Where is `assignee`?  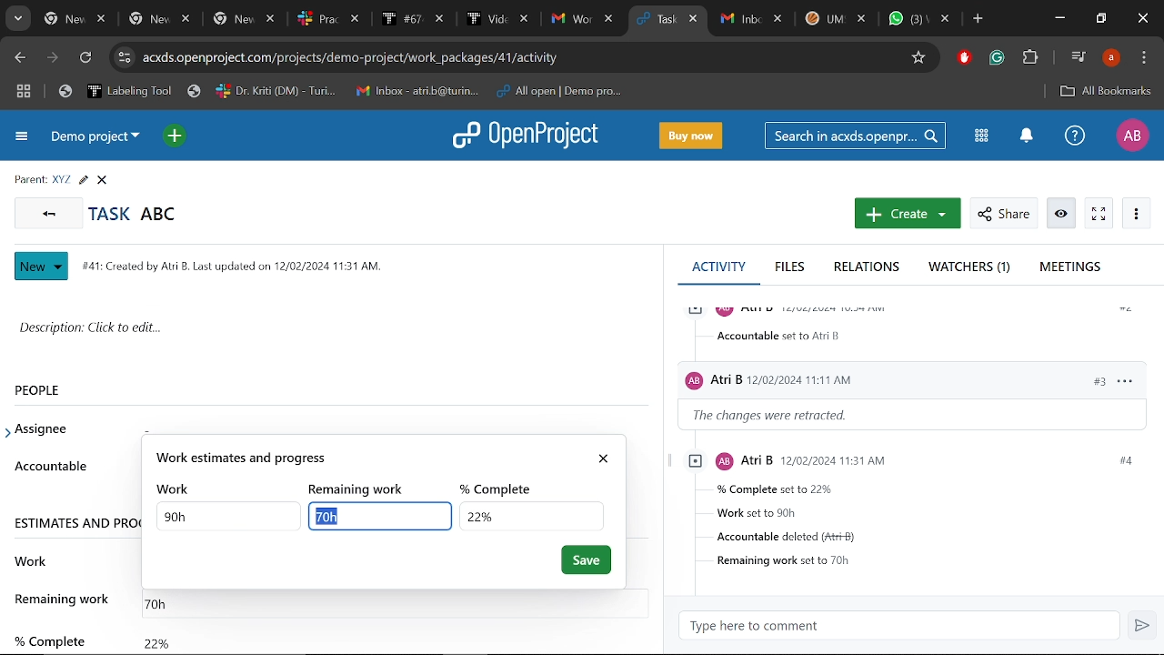 assignee is located at coordinates (46, 429).